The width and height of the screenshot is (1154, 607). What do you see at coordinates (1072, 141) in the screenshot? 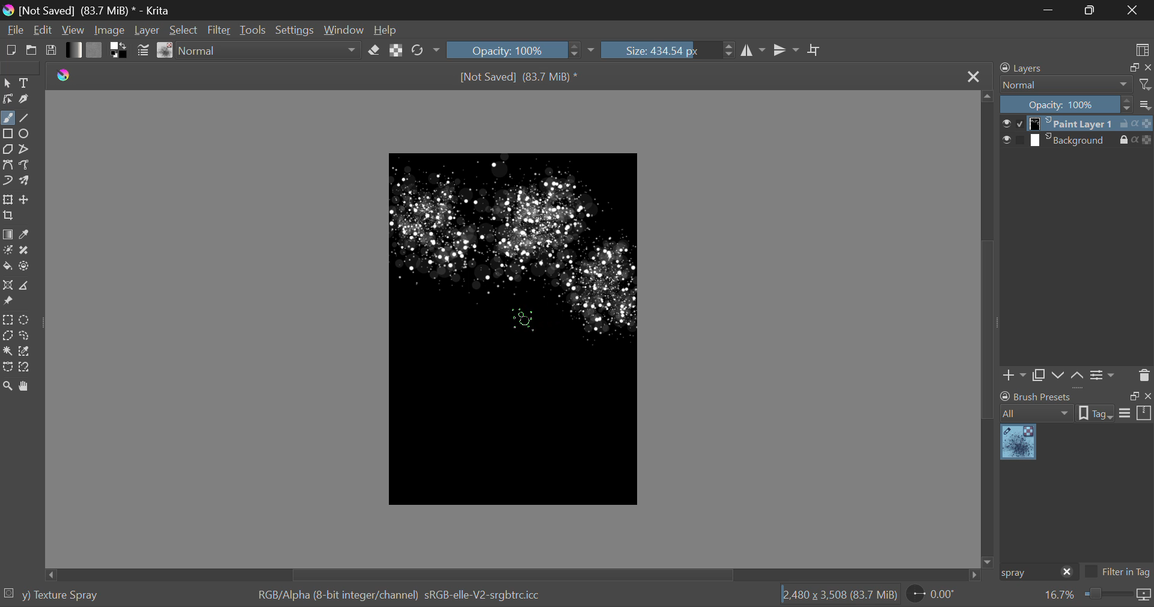
I see `layer 2` at bounding box center [1072, 141].